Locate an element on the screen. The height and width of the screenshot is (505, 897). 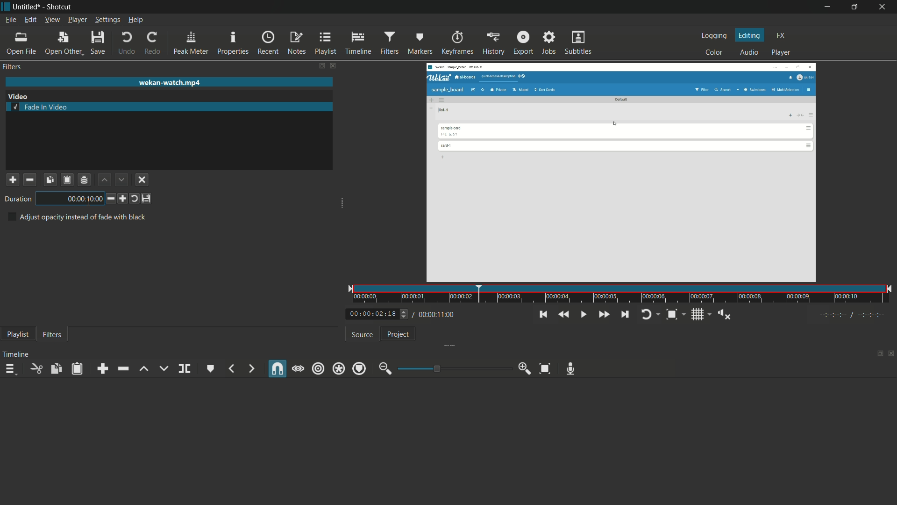
video is located at coordinates (18, 96).